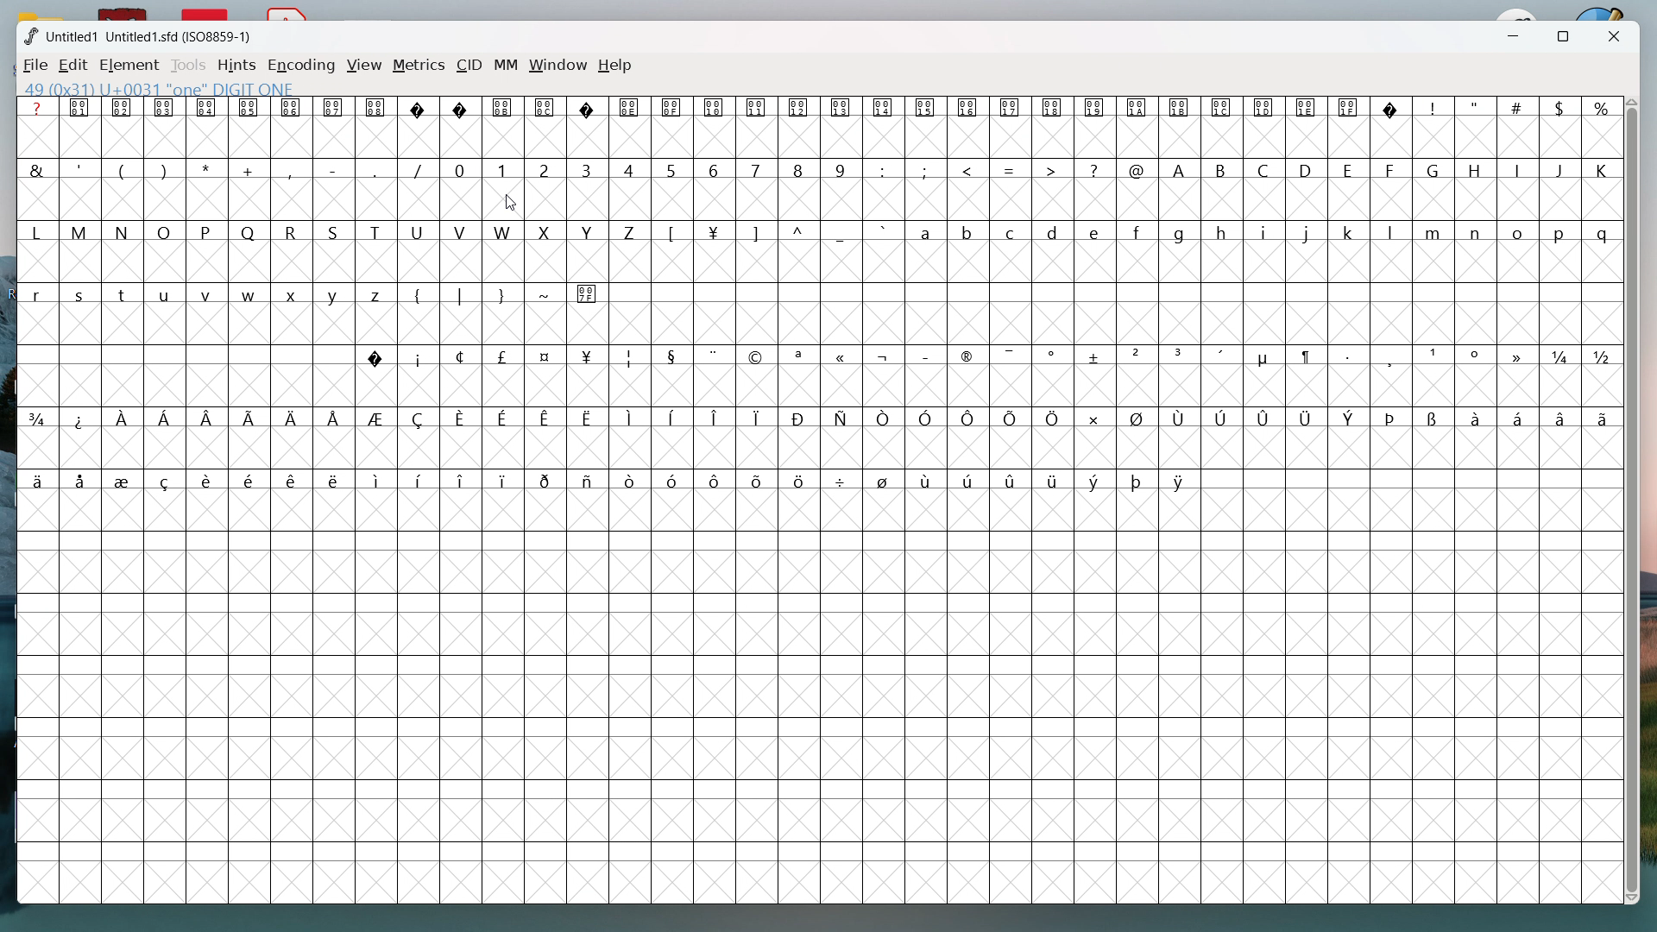 The height and width of the screenshot is (932, 1657). What do you see at coordinates (1138, 355) in the screenshot?
I see `symbol` at bounding box center [1138, 355].